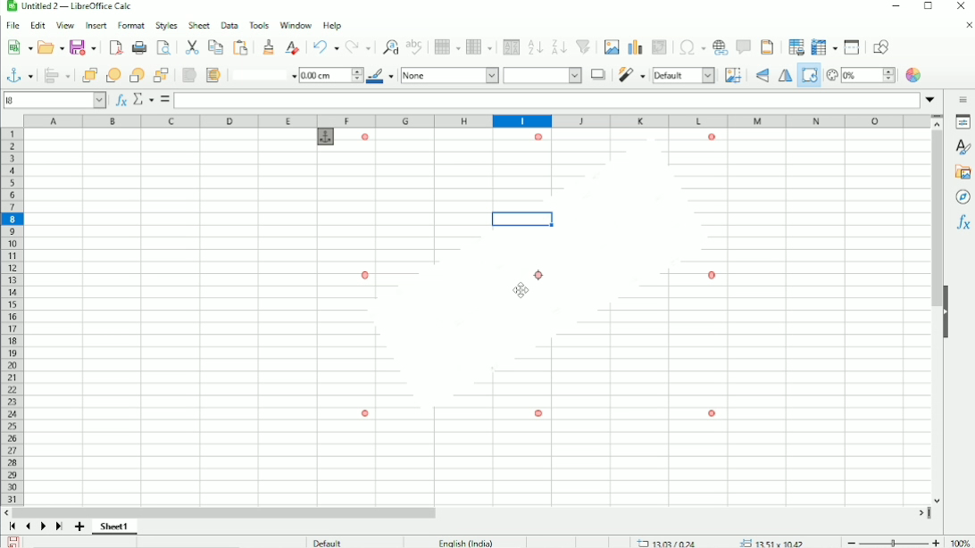  Describe the element at coordinates (535, 276) in the screenshot. I see `Image rotated` at that location.